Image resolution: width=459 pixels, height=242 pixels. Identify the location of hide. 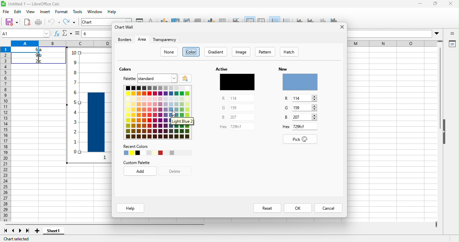
(446, 140).